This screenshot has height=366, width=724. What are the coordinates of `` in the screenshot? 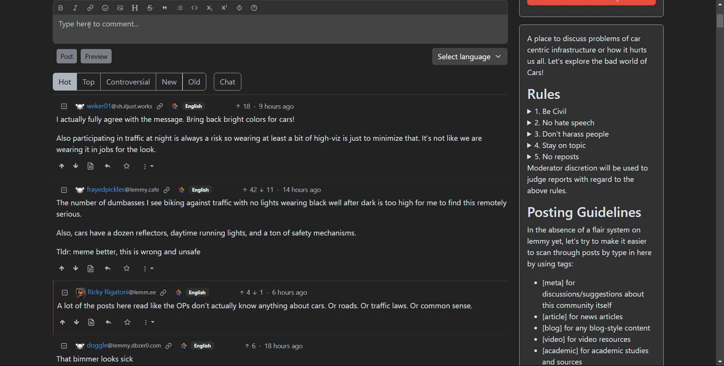 It's located at (127, 322).